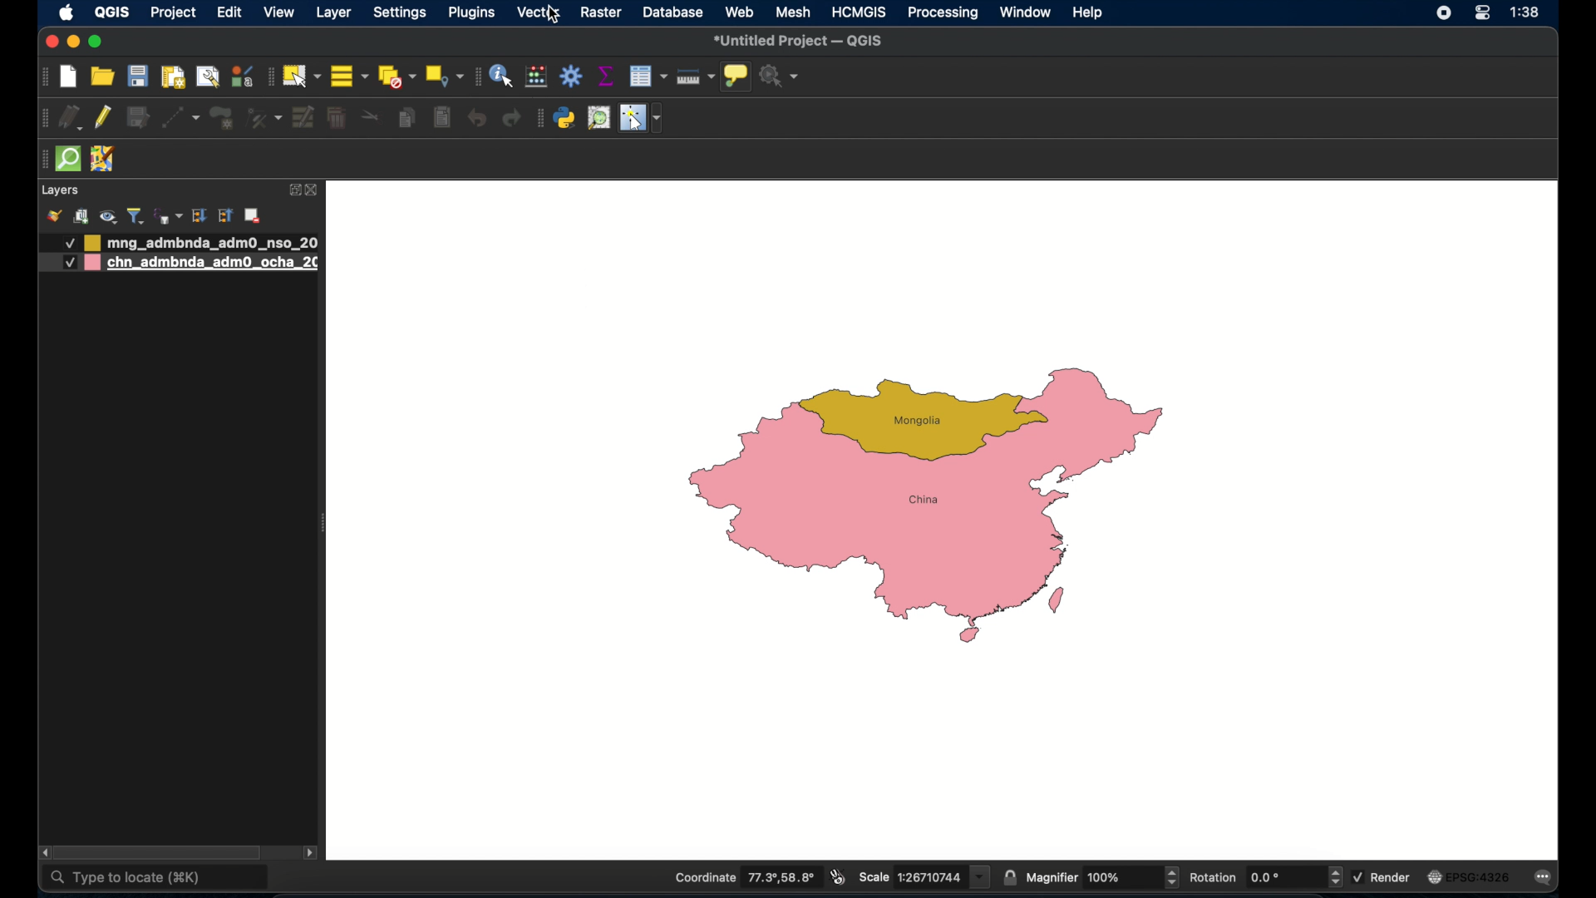 The image size is (1596, 898). Describe the element at coordinates (140, 117) in the screenshot. I see `save edits` at that location.